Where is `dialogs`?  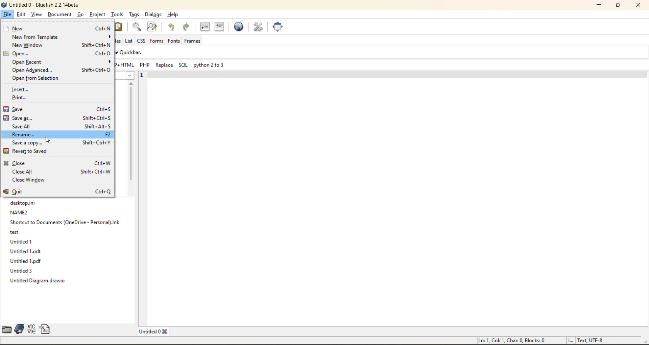 dialogs is located at coordinates (153, 16).